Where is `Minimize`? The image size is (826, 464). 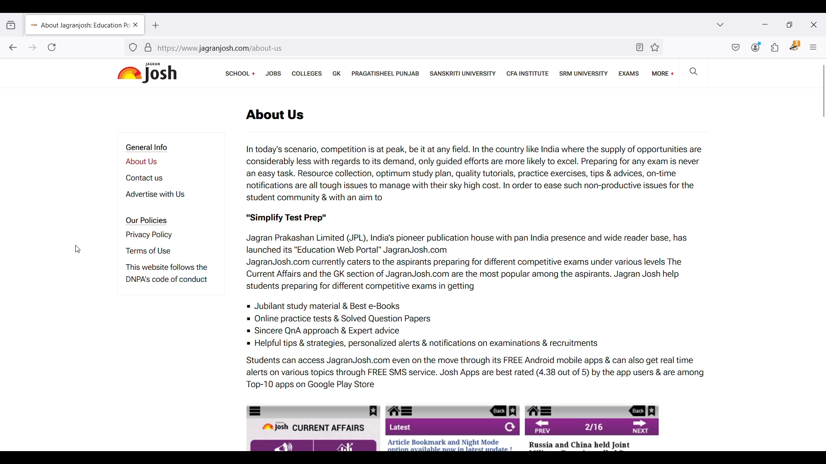 Minimize is located at coordinates (765, 24).